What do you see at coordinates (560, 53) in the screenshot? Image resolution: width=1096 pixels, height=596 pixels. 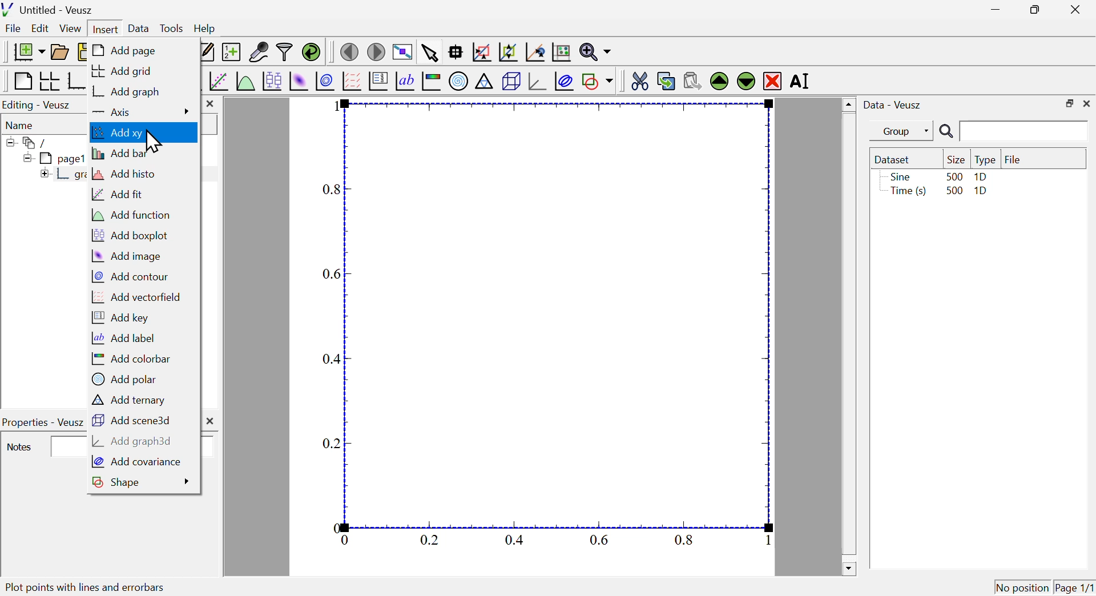 I see `rest graph axes` at bounding box center [560, 53].